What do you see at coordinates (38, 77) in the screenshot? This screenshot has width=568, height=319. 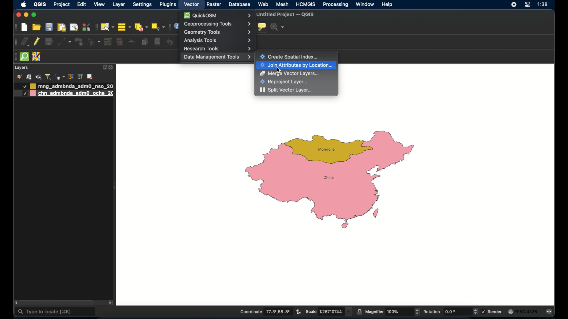 I see `manage map themes` at bounding box center [38, 77].